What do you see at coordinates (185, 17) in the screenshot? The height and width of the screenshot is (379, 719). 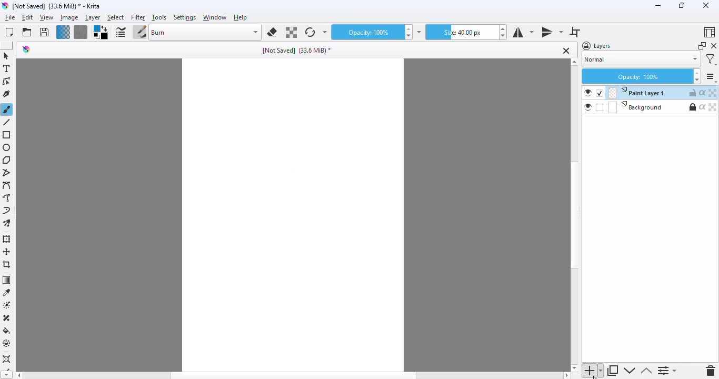 I see `settings` at bounding box center [185, 17].